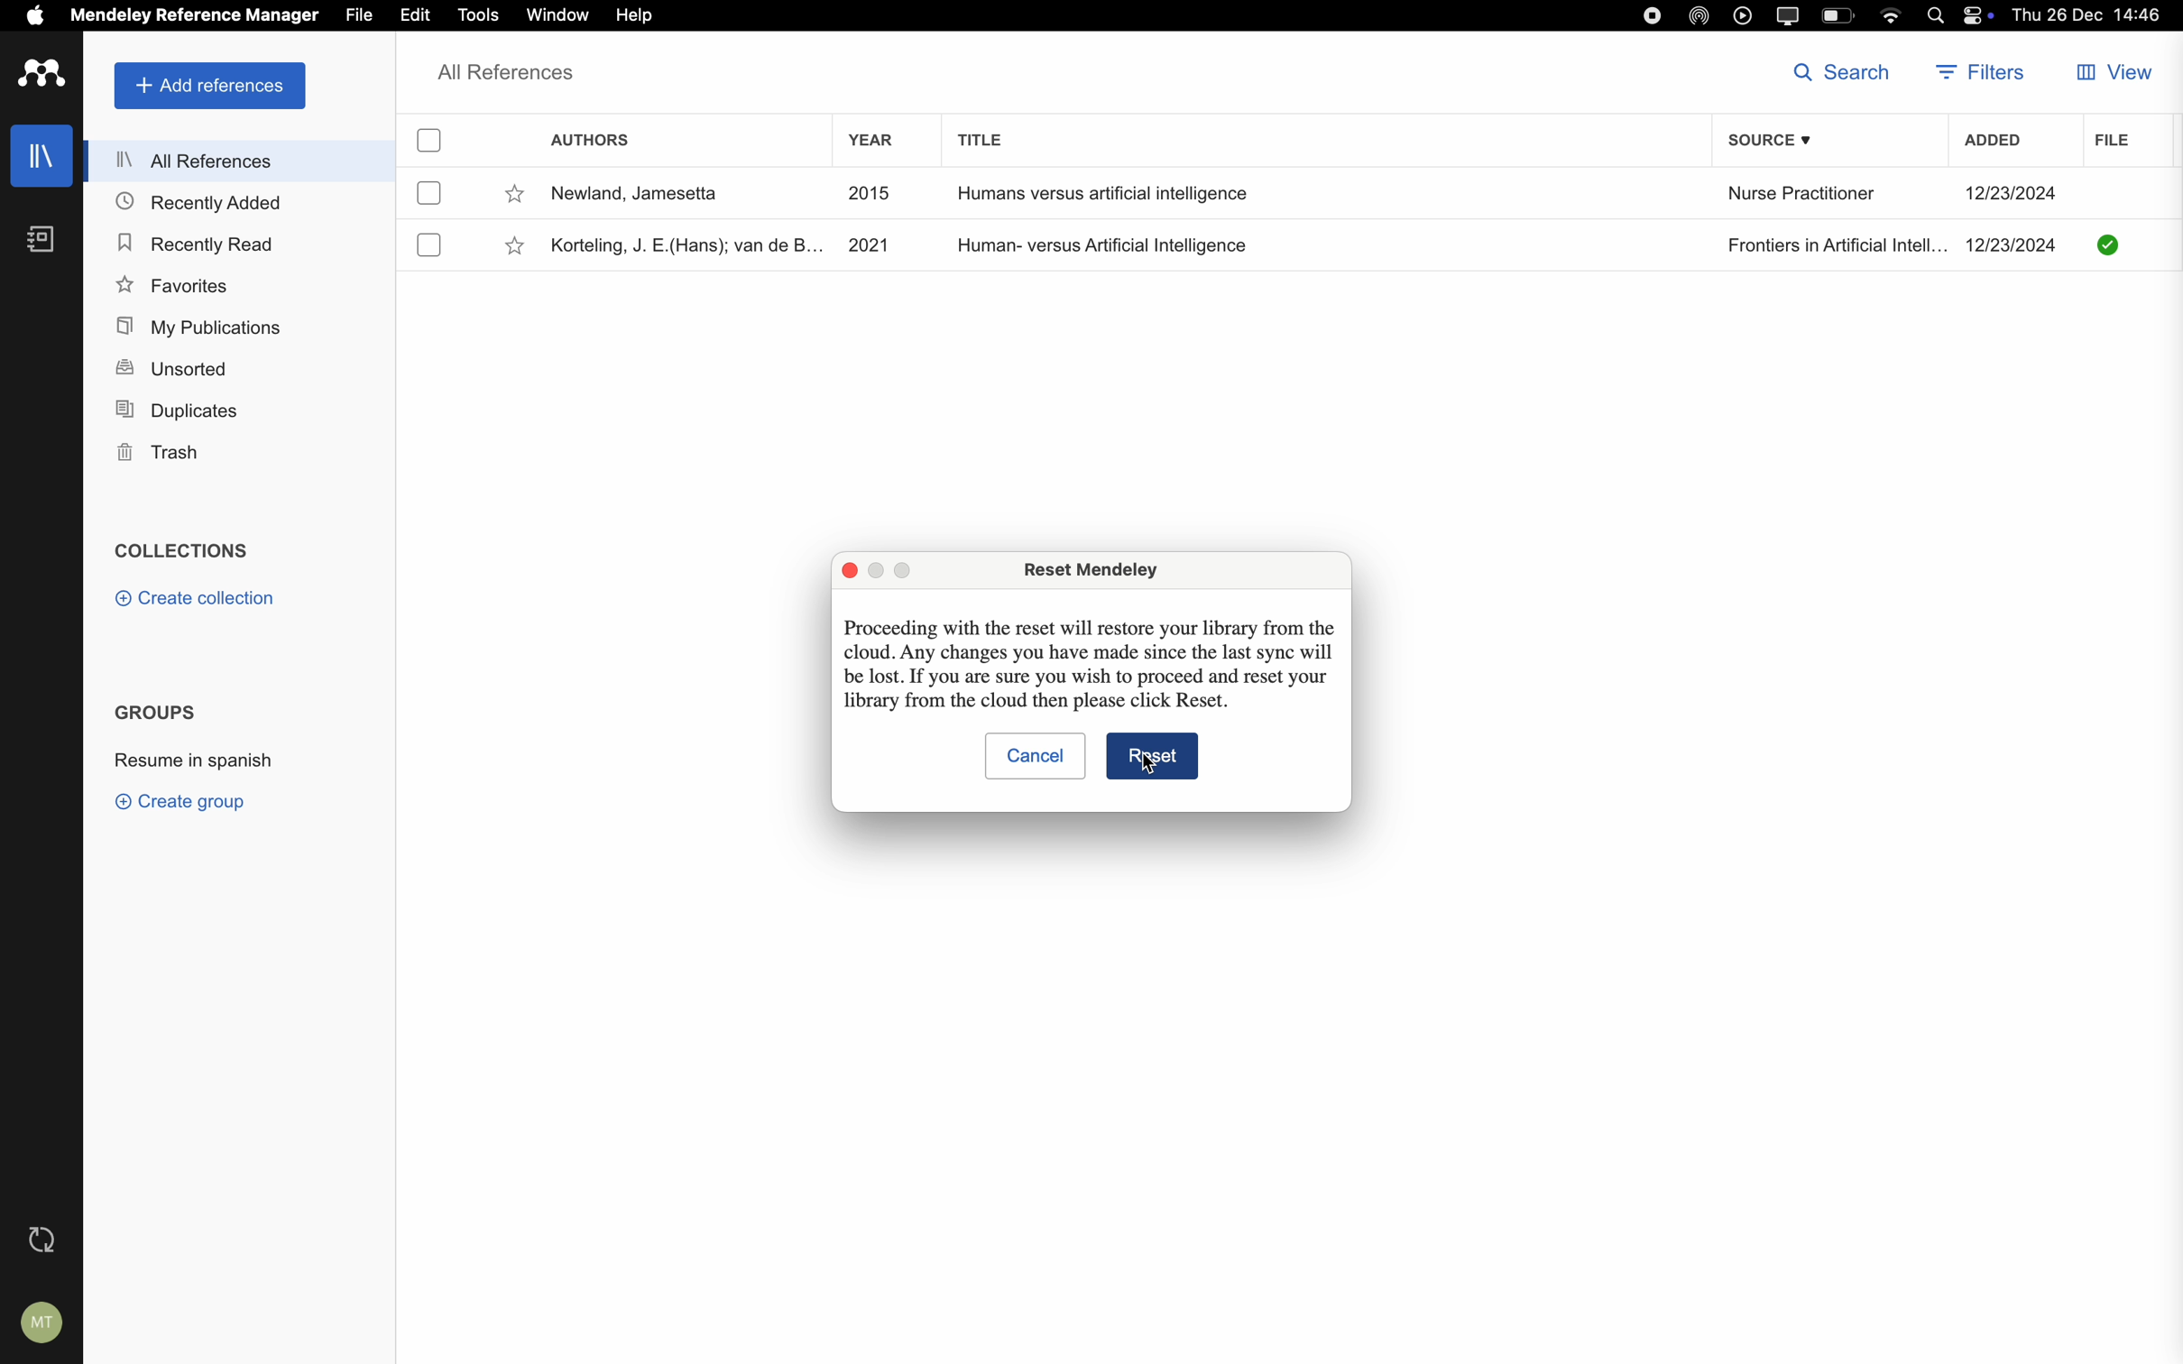  What do you see at coordinates (428, 142) in the screenshot?
I see `checkbox` at bounding box center [428, 142].